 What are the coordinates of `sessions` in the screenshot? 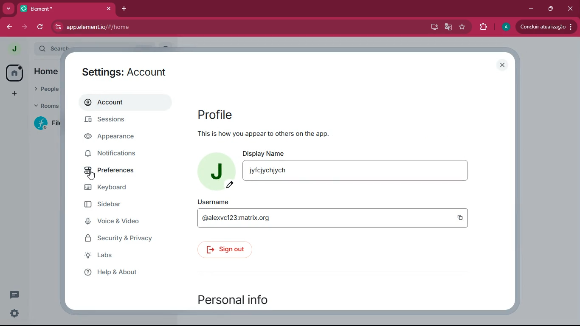 It's located at (118, 120).